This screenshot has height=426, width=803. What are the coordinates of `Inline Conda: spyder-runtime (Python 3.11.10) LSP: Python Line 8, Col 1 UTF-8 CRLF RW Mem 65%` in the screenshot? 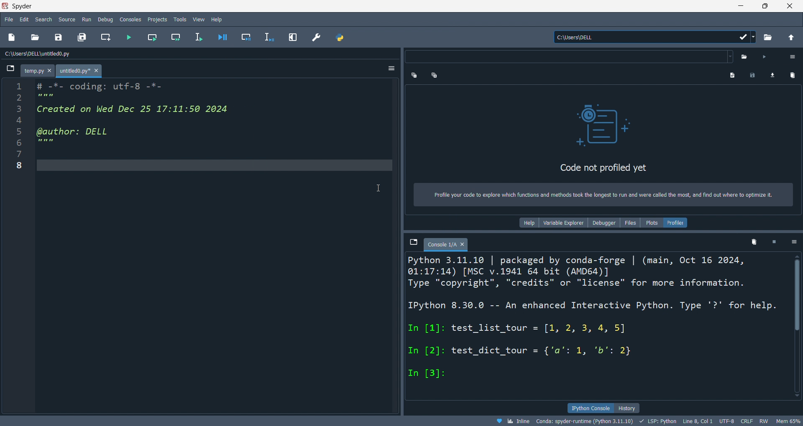 It's located at (642, 421).